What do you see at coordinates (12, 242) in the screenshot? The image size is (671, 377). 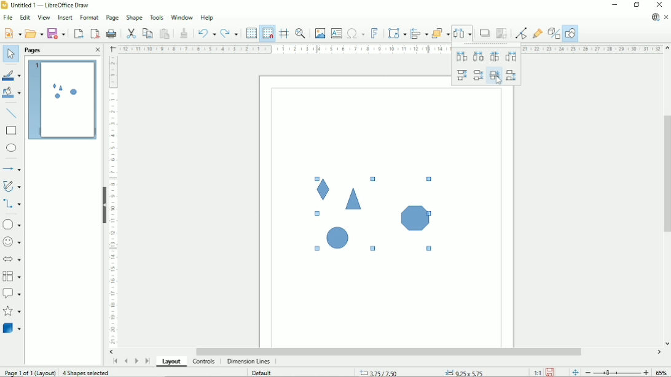 I see `Symbol shapes` at bounding box center [12, 242].